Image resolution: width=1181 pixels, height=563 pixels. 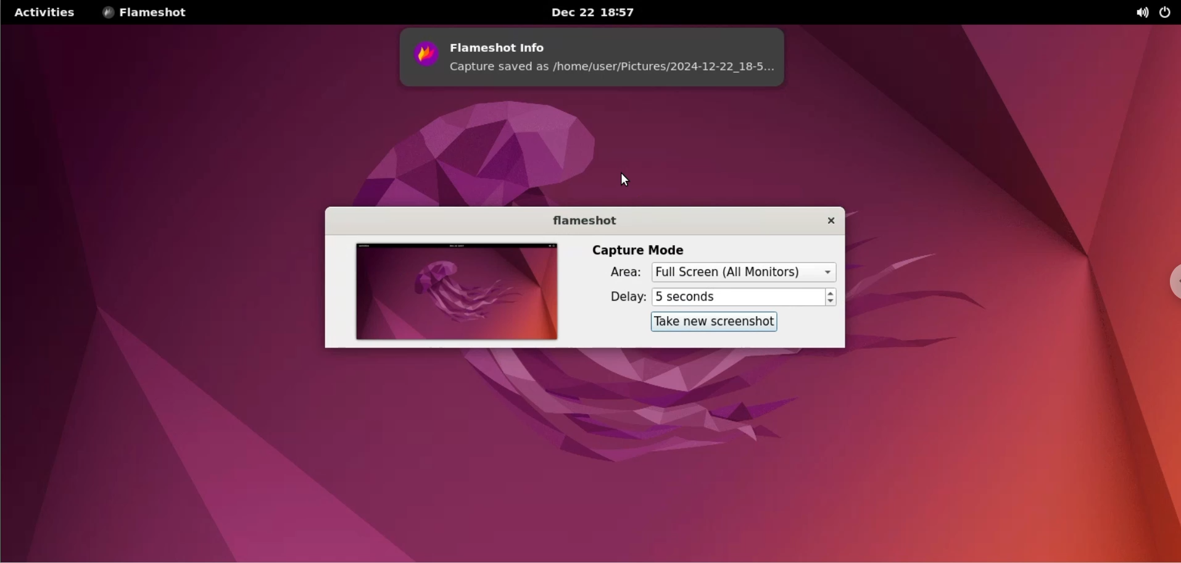 I want to click on sound options, so click(x=1144, y=12).